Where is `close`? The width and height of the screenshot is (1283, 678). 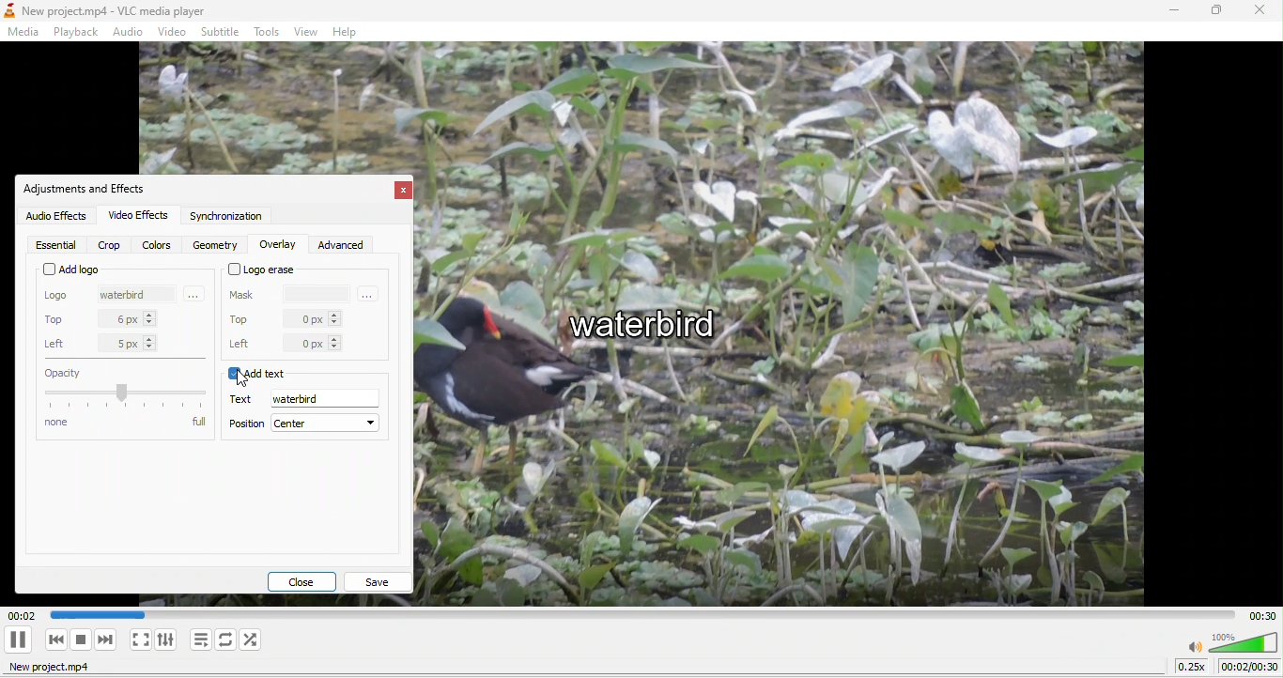 close is located at coordinates (1260, 13).